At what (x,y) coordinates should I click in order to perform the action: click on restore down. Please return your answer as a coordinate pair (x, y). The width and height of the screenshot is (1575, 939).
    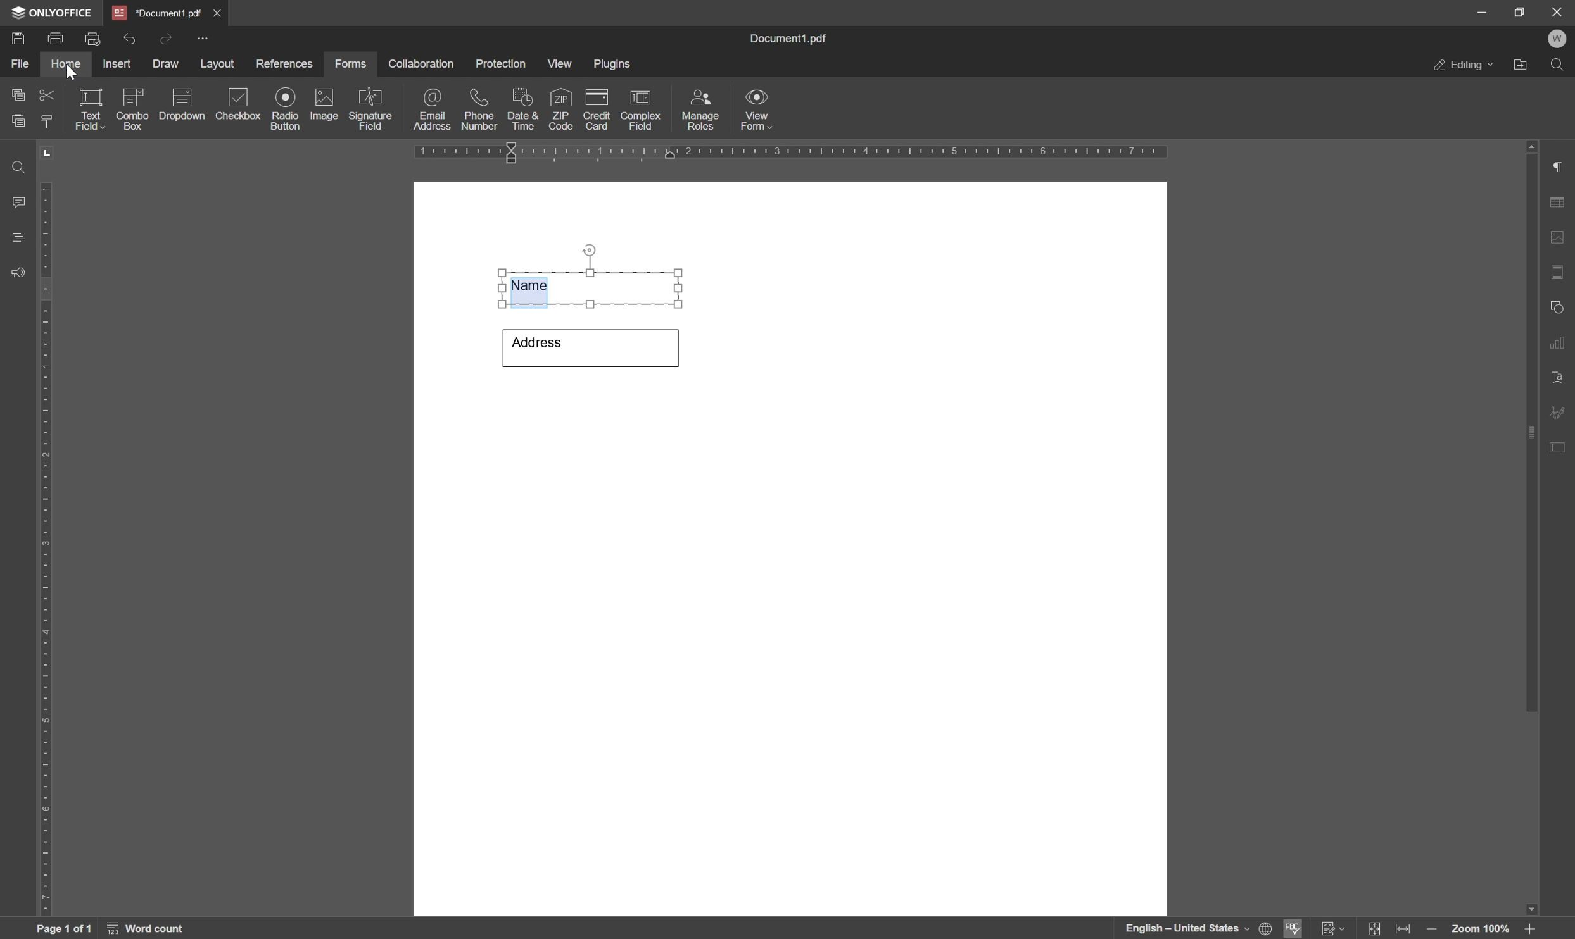
    Looking at the image, I should click on (1514, 11).